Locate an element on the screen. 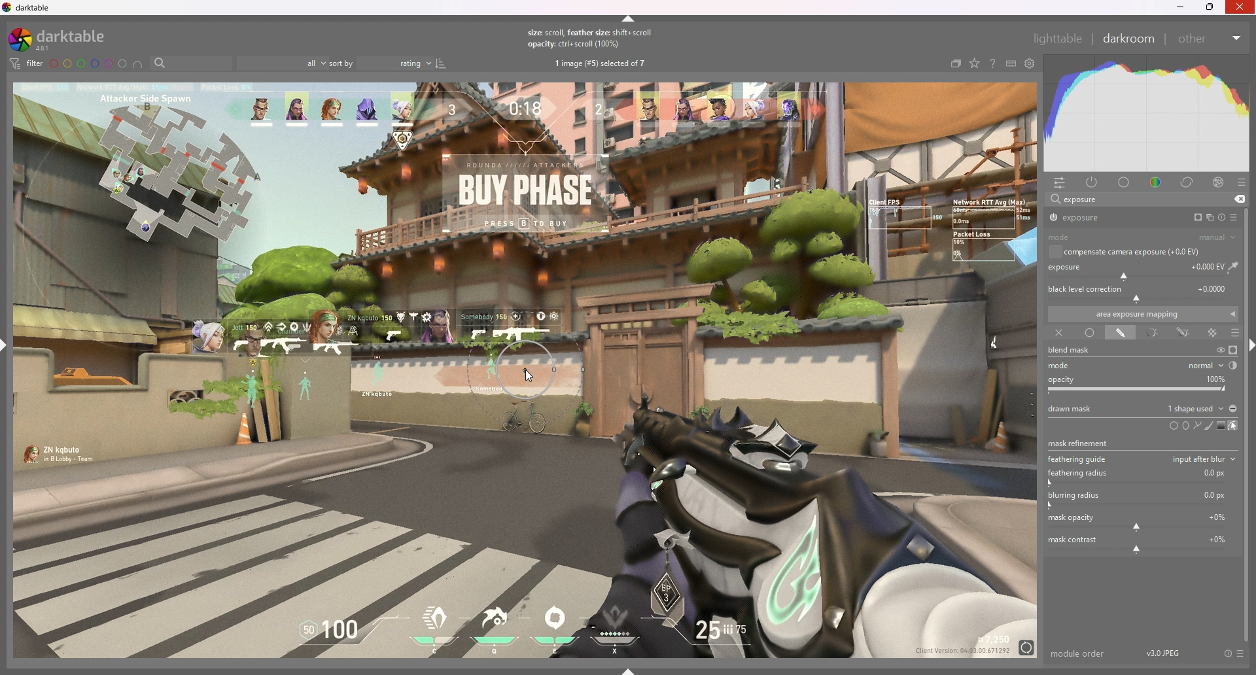 The height and width of the screenshot is (675, 1256). darktable is located at coordinates (66, 39).